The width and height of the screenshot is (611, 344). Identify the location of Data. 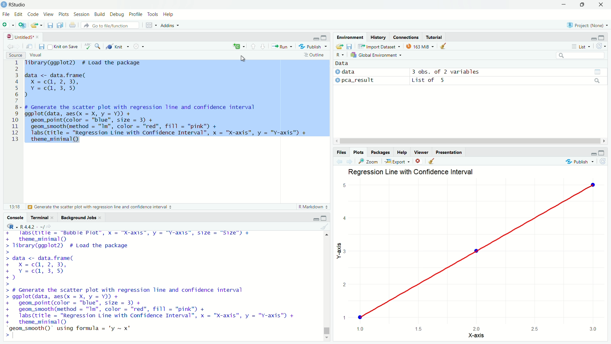
(341, 63).